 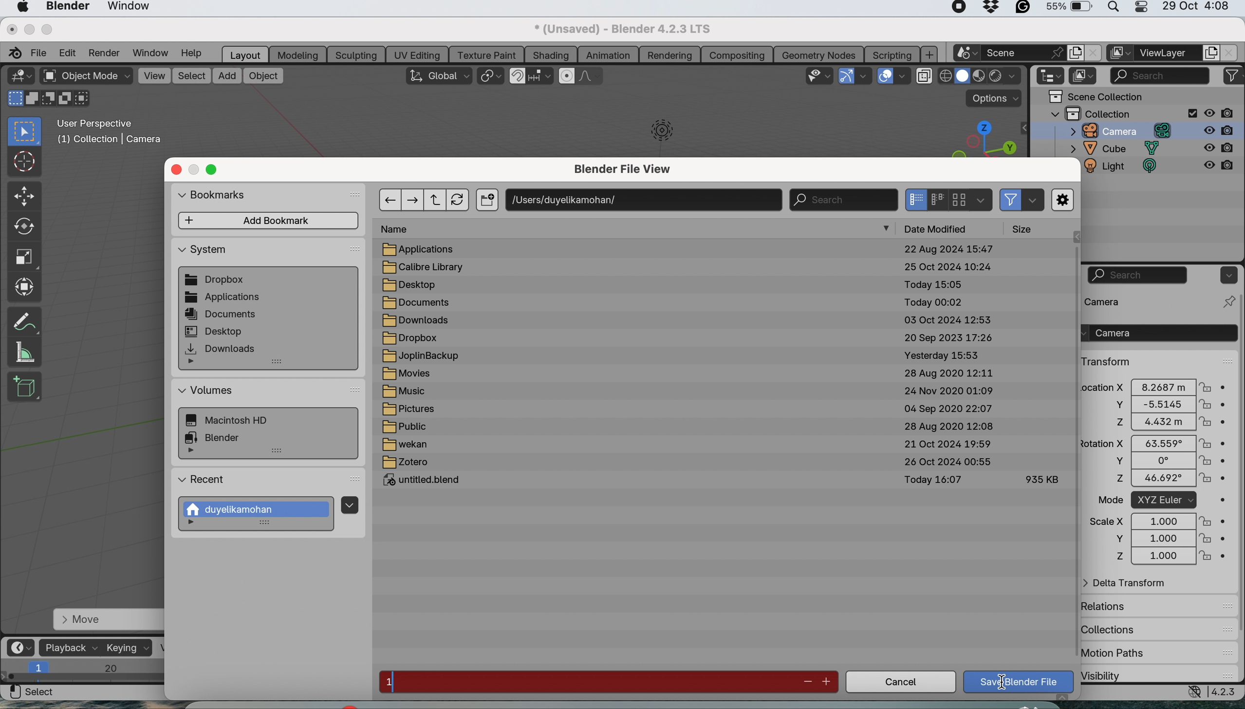 I want to click on desktop, so click(x=215, y=331).